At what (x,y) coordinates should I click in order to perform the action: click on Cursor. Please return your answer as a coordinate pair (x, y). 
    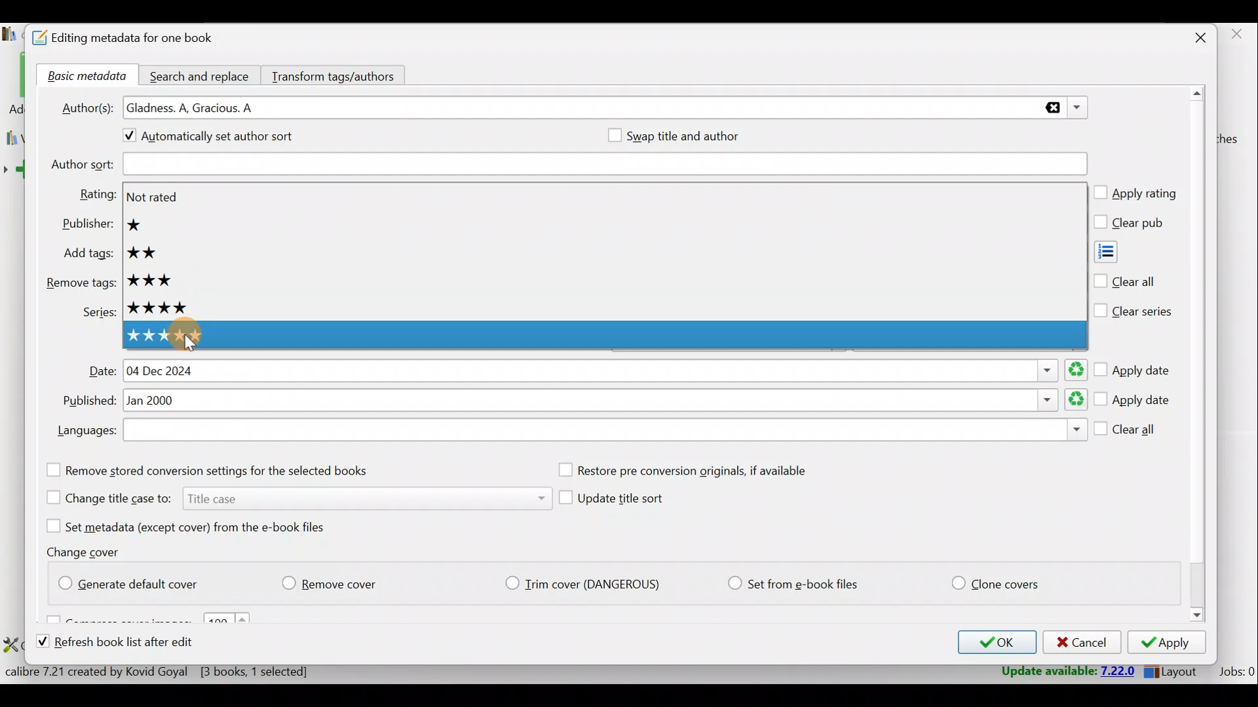
    Looking at the image, I should click on (192, 348).